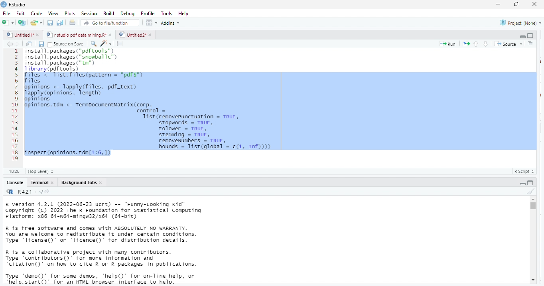 The image size is (544, 286). What do you see at coordinates (53, 182) in the screenshot?
I see `close` at bounding box center [53, 182].